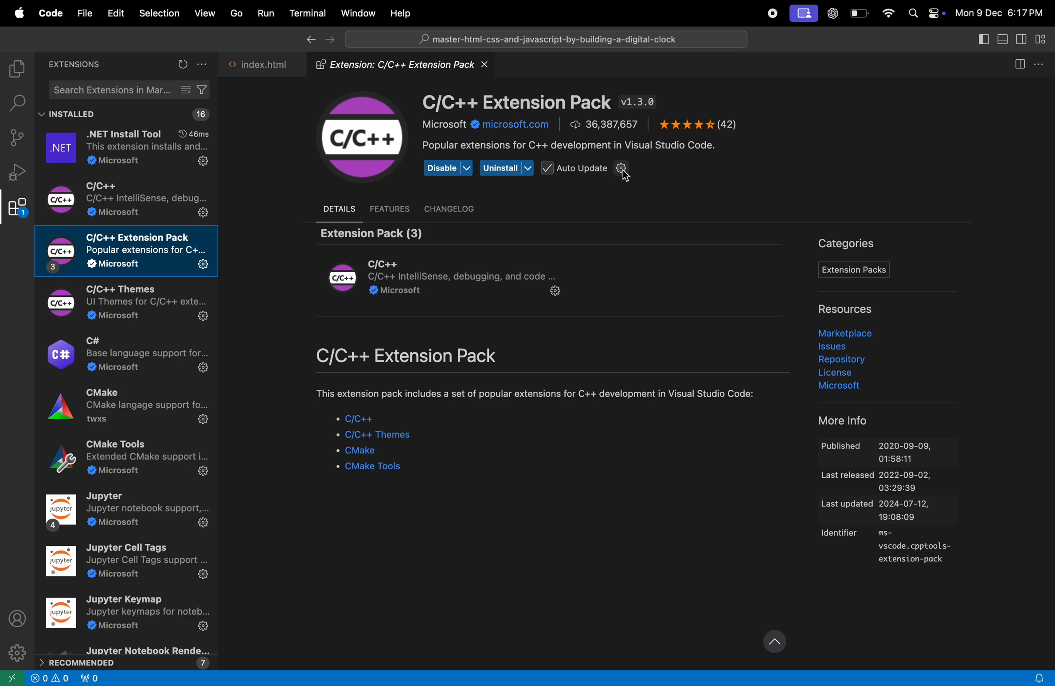 Image resolution: width=1055 pixels, height=686 pixels. What do you see at coordinates (125, 460) in the screenshot?
I see `CMake tools extensions` at bounding box center [125, 460].